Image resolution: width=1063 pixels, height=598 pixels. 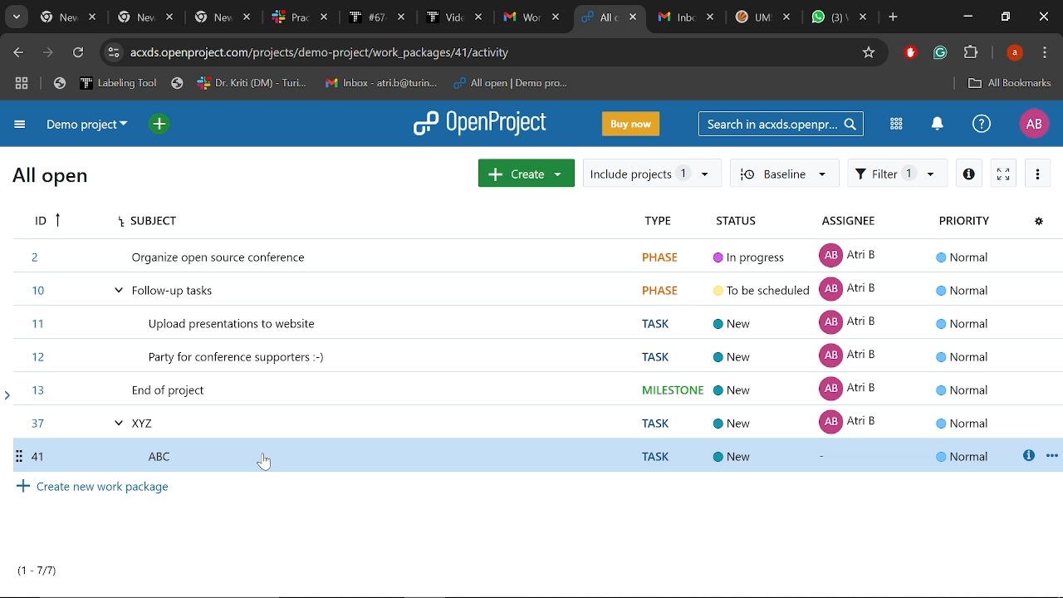 What do you see at coordinates (1004, 173) in the screenshot?
I see `Activate zen mode` at bounding box center [1004, 173].